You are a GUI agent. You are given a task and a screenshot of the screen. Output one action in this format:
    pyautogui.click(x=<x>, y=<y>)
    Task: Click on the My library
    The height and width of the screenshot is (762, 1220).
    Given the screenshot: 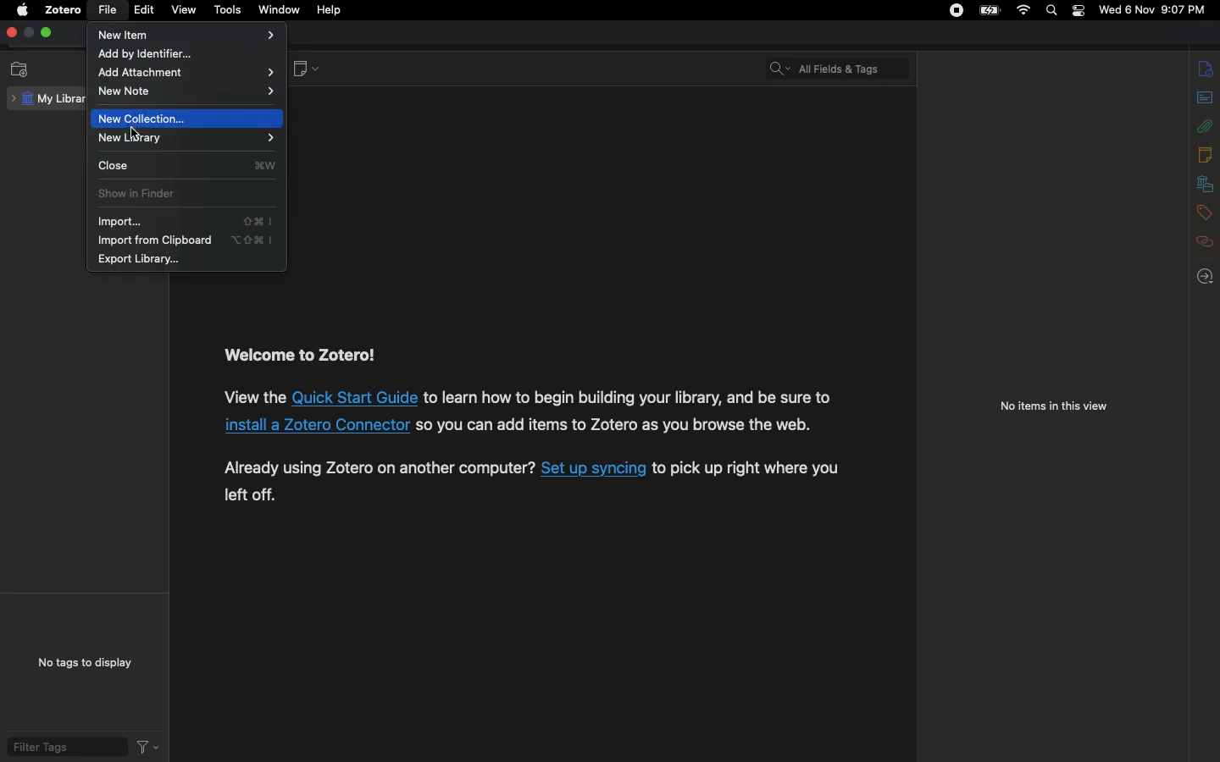 What is the action you would take?
    pyautogui.click(x=48, y=98)
    